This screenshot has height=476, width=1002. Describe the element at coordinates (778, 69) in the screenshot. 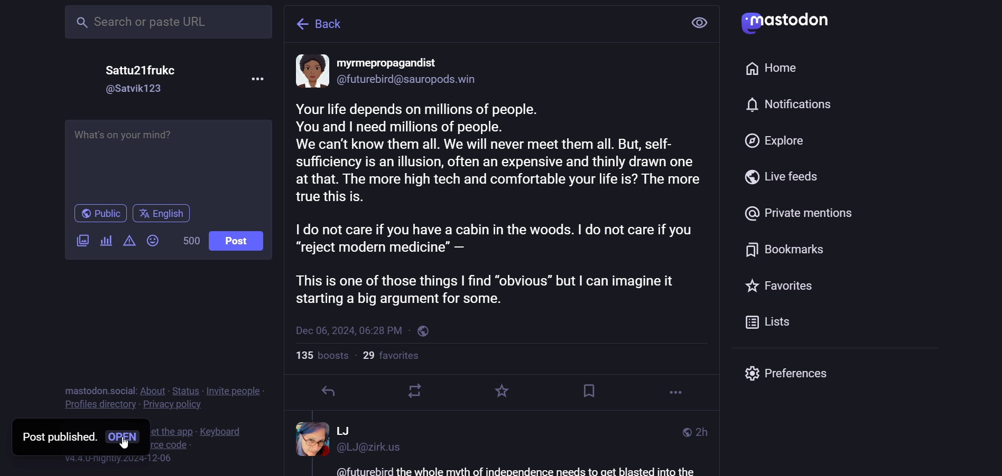

I see `home` at that location.